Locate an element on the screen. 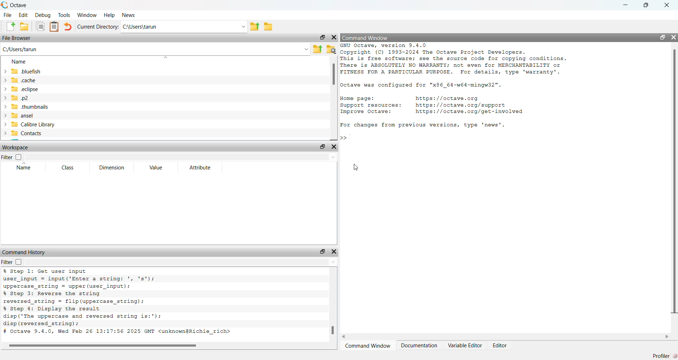 The image size is (678, 360). browse your files is located at coordinates (332, 49).